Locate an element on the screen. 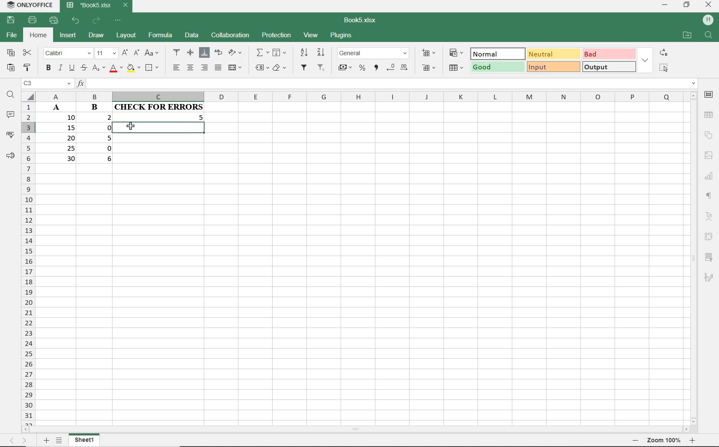  REMOVE FILTERS is located at coordinates (322, 68).